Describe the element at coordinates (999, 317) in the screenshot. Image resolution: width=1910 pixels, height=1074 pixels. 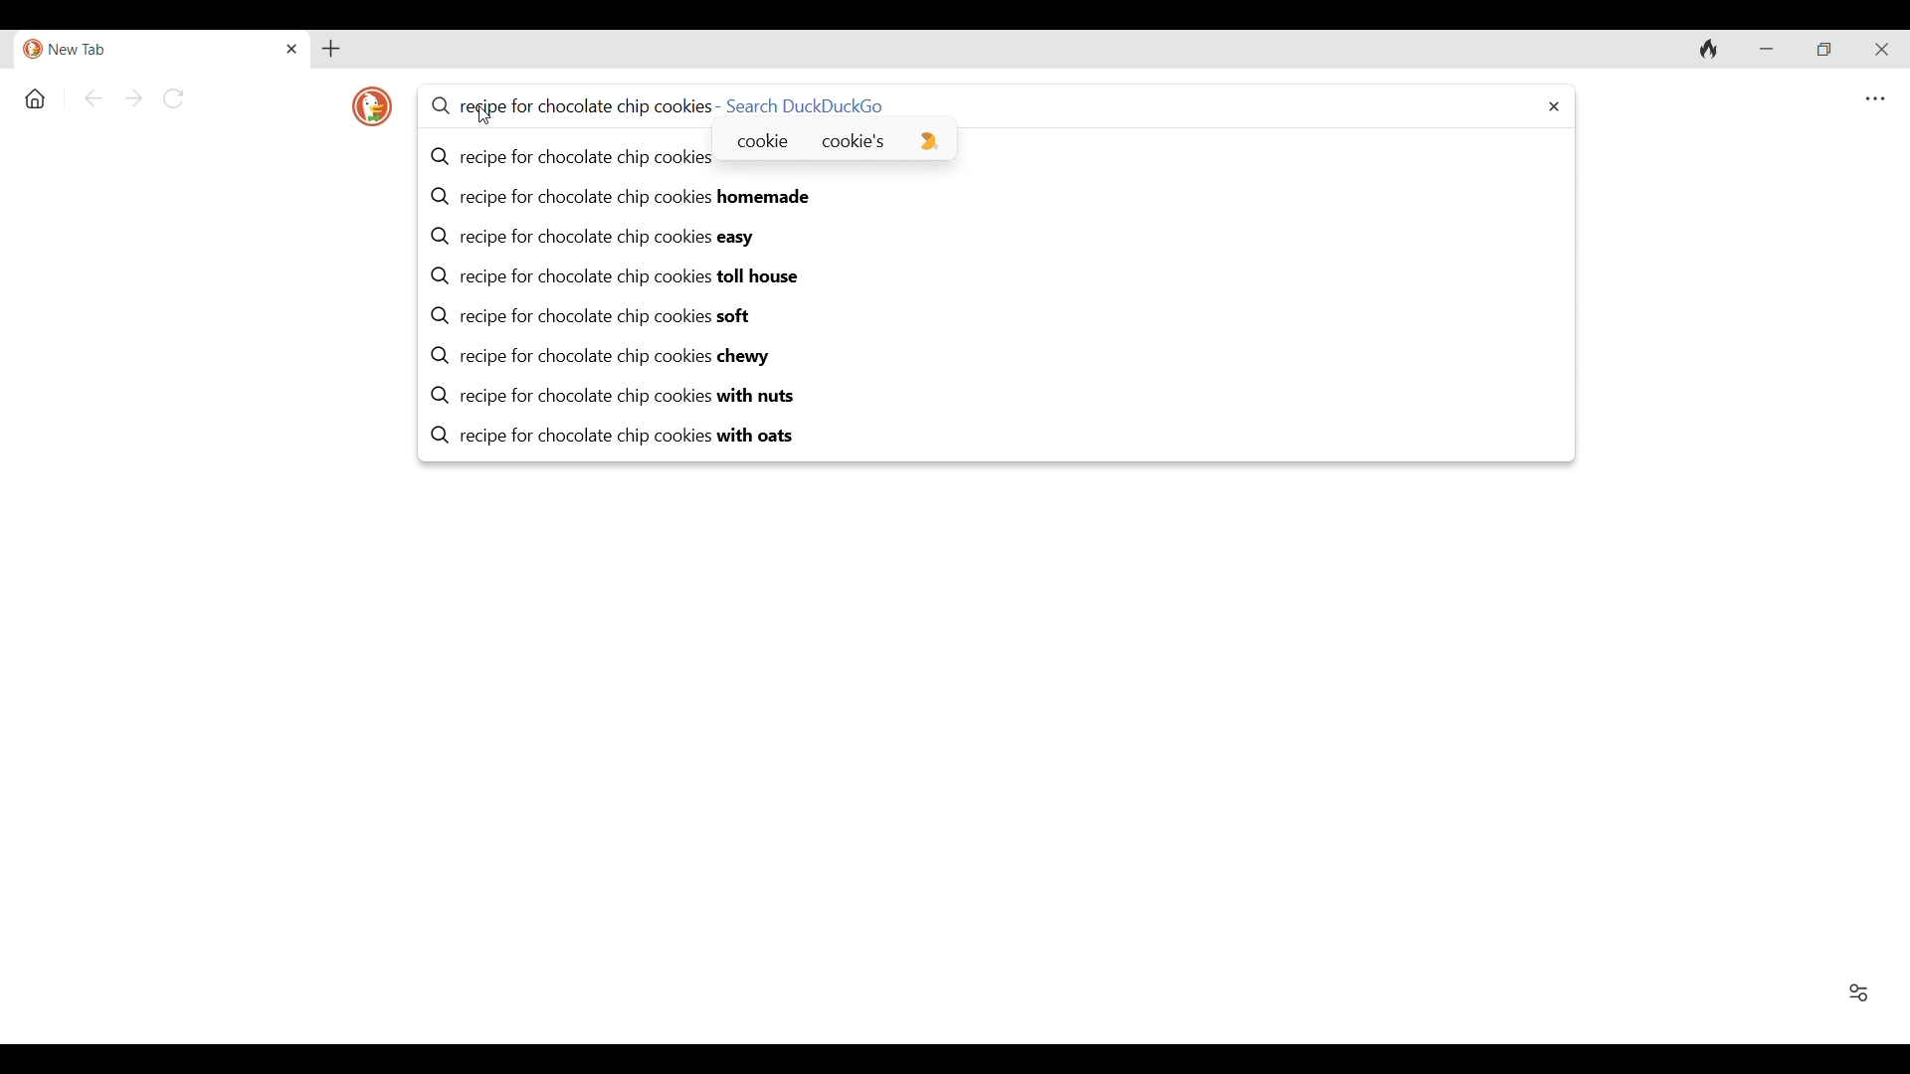
I see `Q recipe for chocolate chip cookies soft` at that location.